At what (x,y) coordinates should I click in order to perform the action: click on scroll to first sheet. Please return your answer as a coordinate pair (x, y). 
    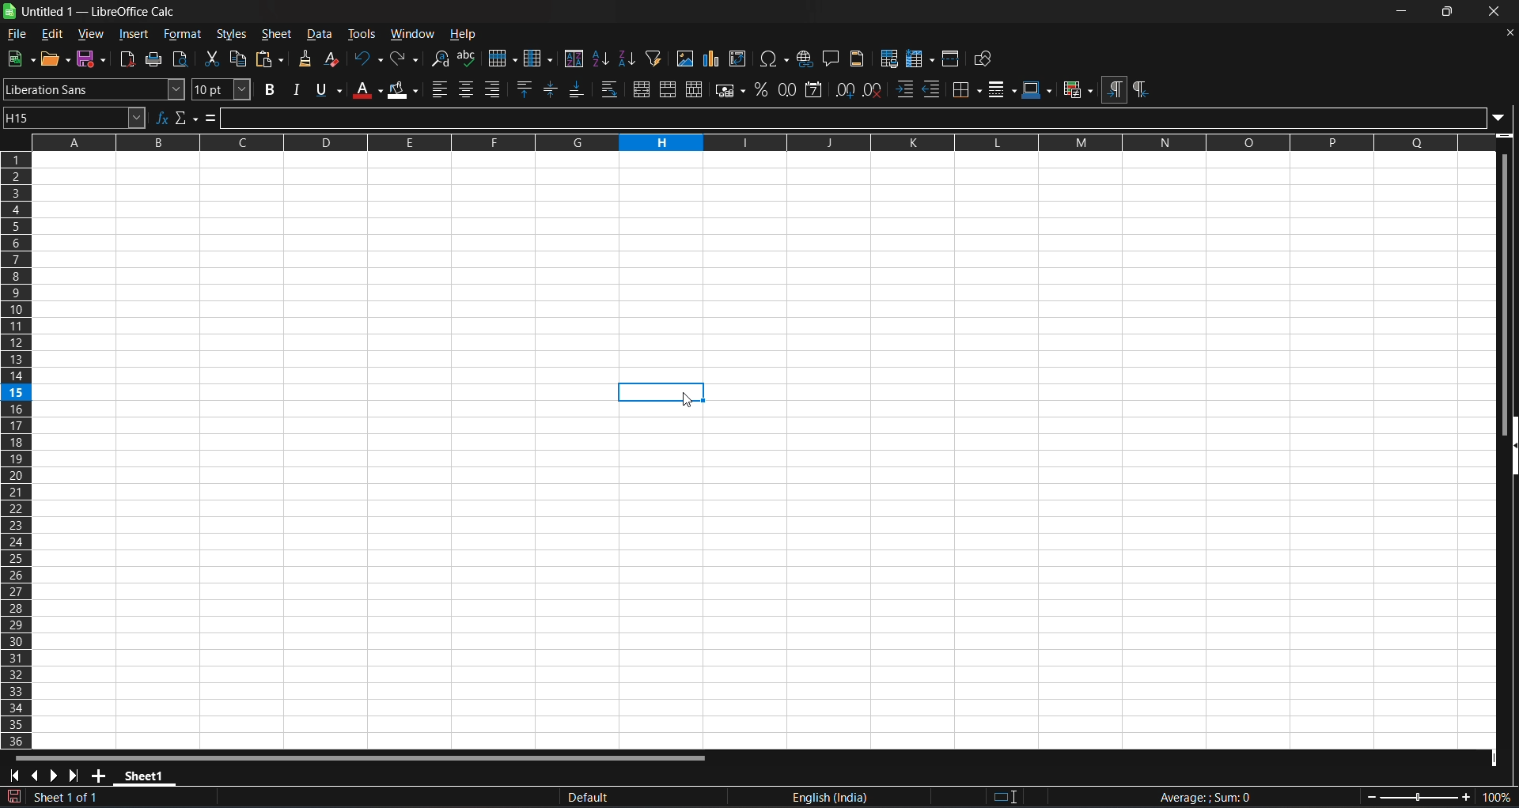
    Looking at the image, I should click on (15, 776).